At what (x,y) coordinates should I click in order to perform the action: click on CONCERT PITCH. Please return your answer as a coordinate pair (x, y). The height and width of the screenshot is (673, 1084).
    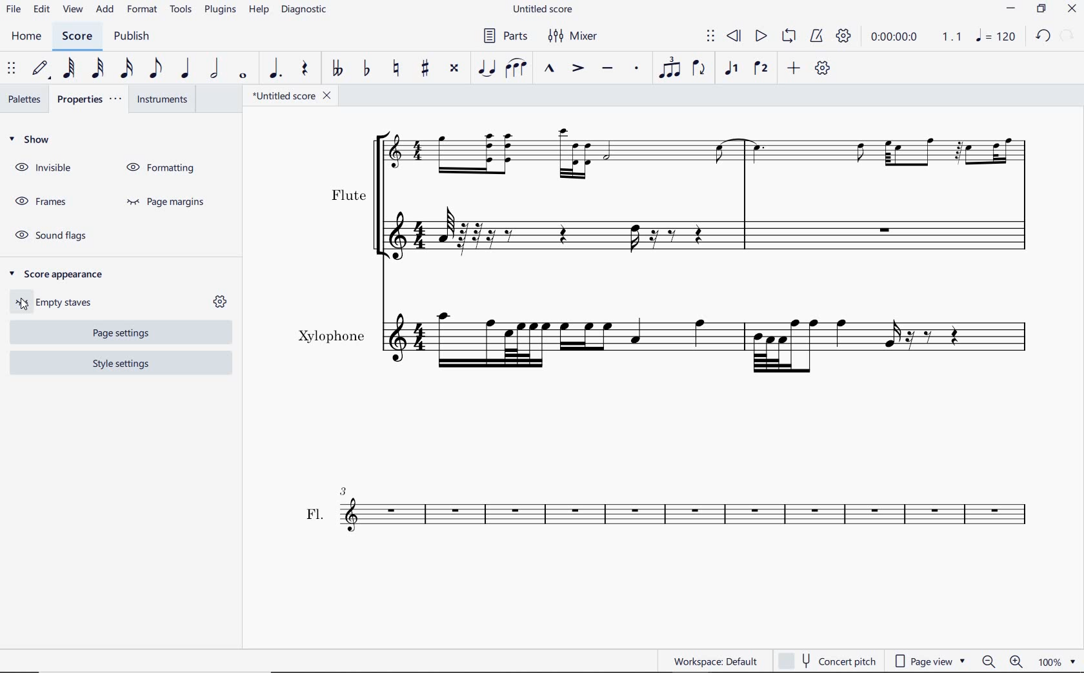
    Looking at the image, I should click on (832, 662).